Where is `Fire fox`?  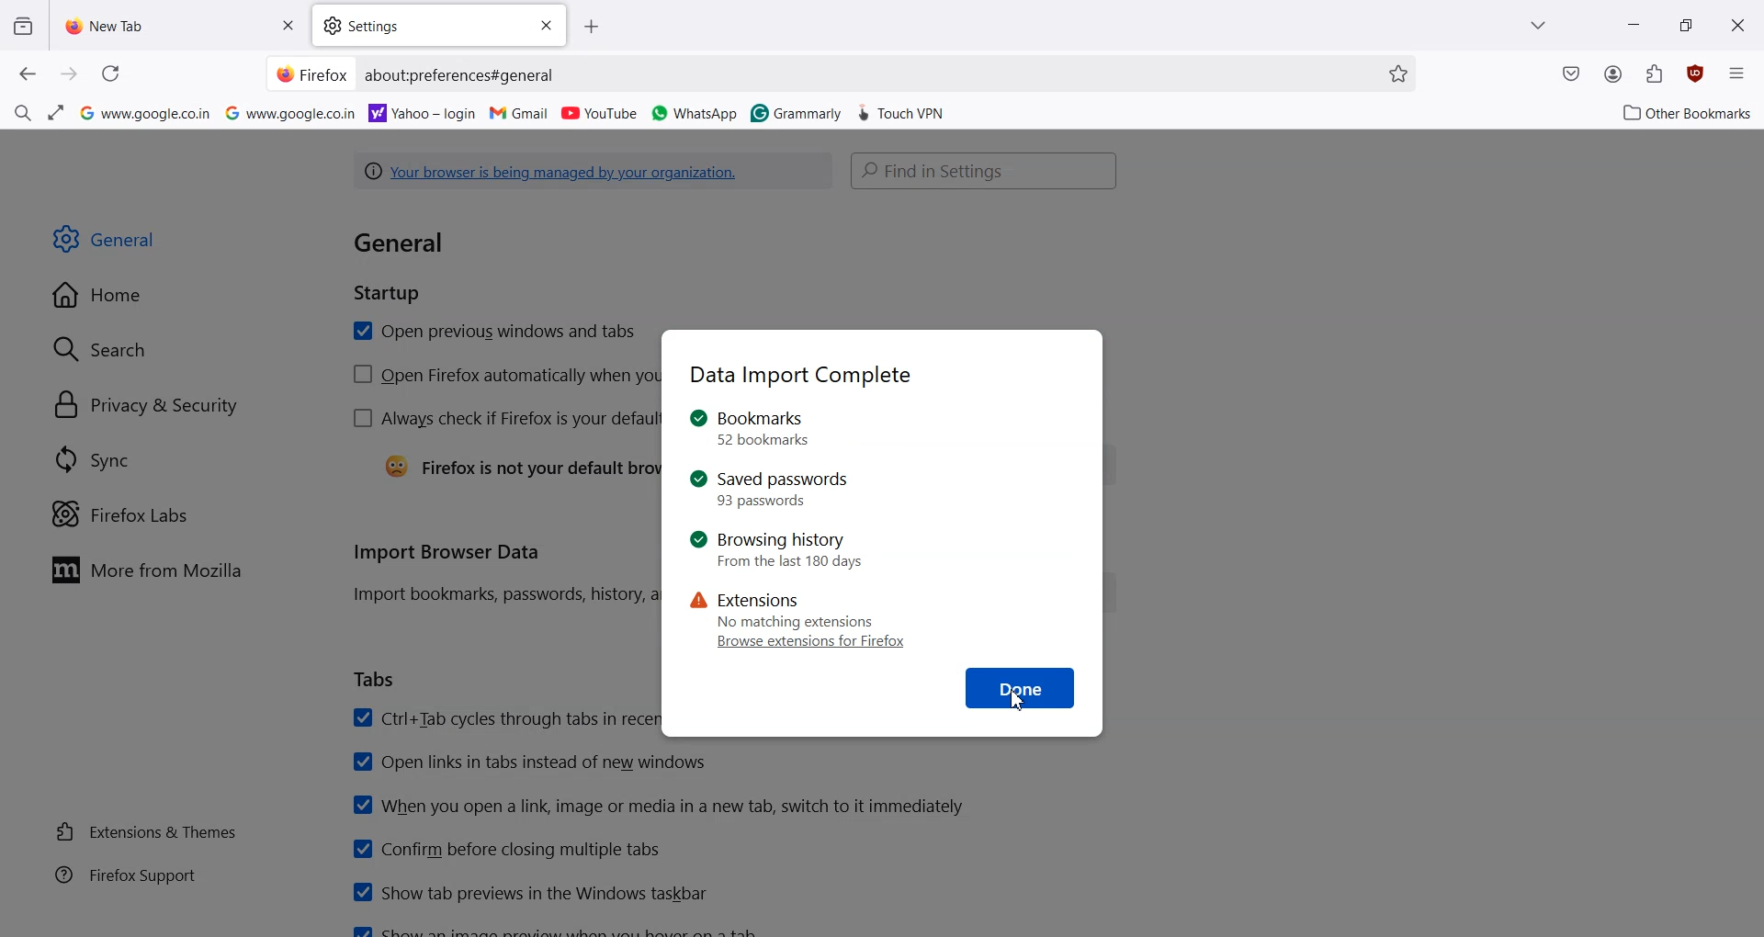 Fire fox is located at coordinates (311, 73).